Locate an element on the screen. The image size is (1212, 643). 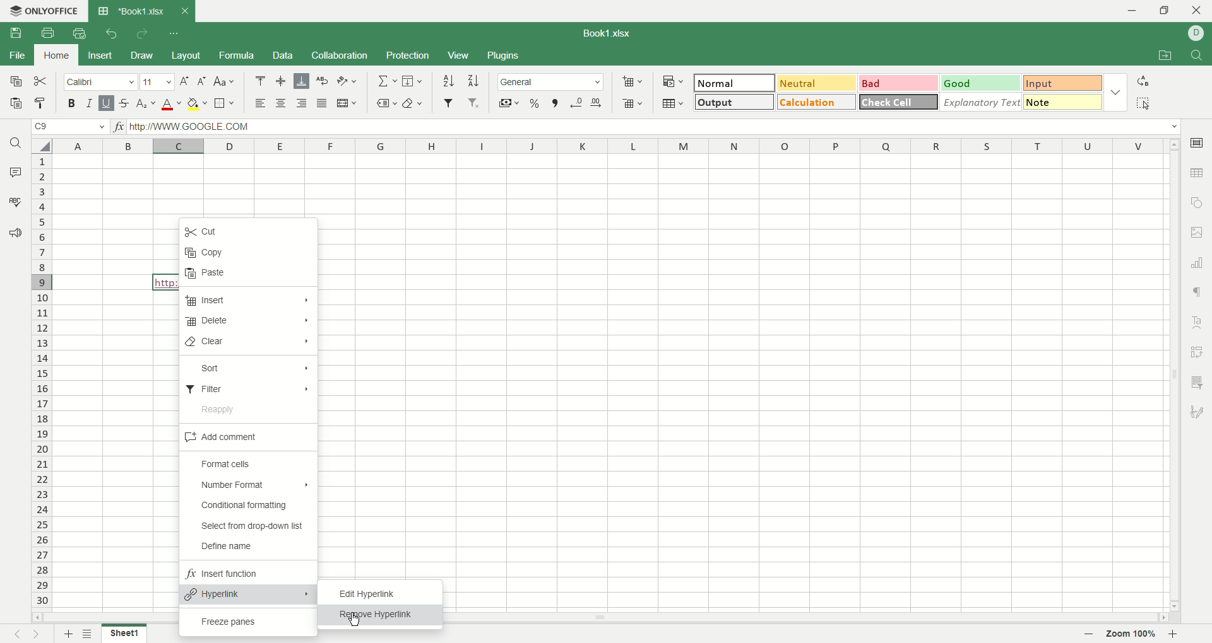
close is located at coordinates (184, 10).